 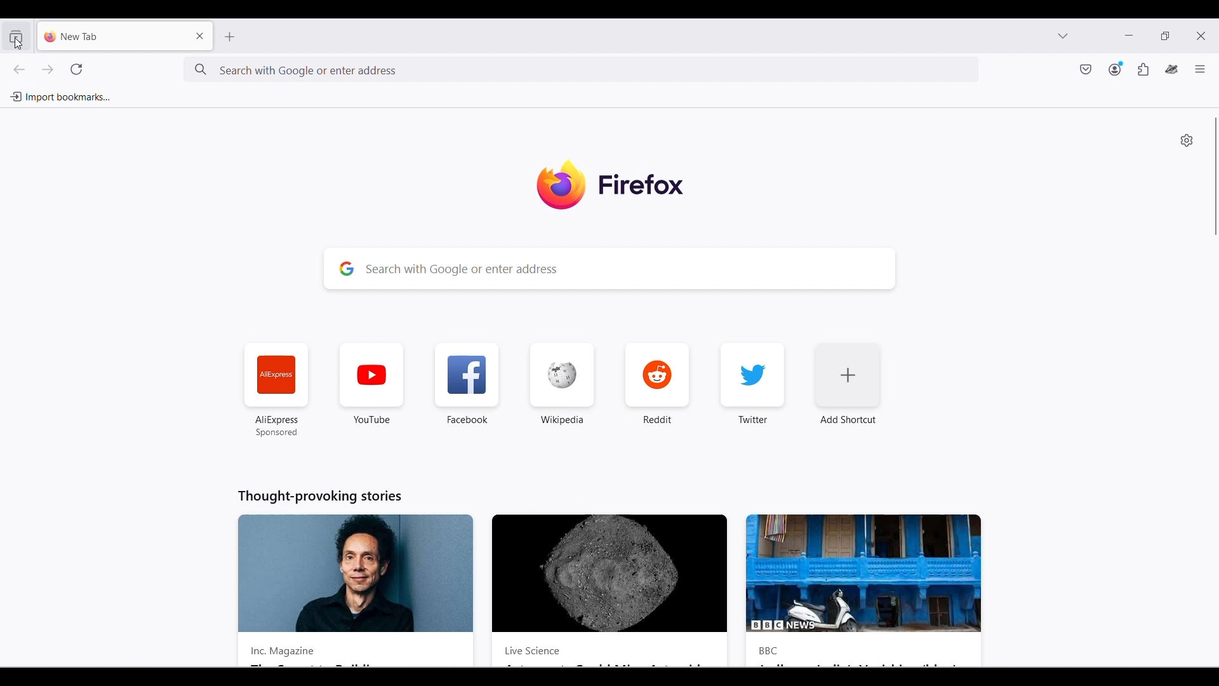 I want to click on Cursor clicking on View recent browse history, so click(x=18, y=43).